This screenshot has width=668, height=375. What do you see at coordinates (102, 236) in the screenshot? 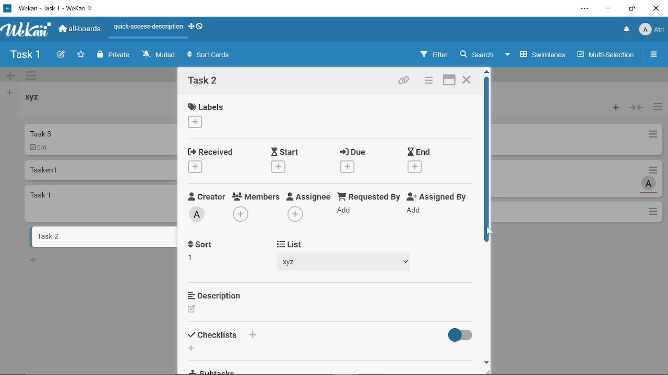
I see `Card named "task 2"` at bounding box center [102, 236].